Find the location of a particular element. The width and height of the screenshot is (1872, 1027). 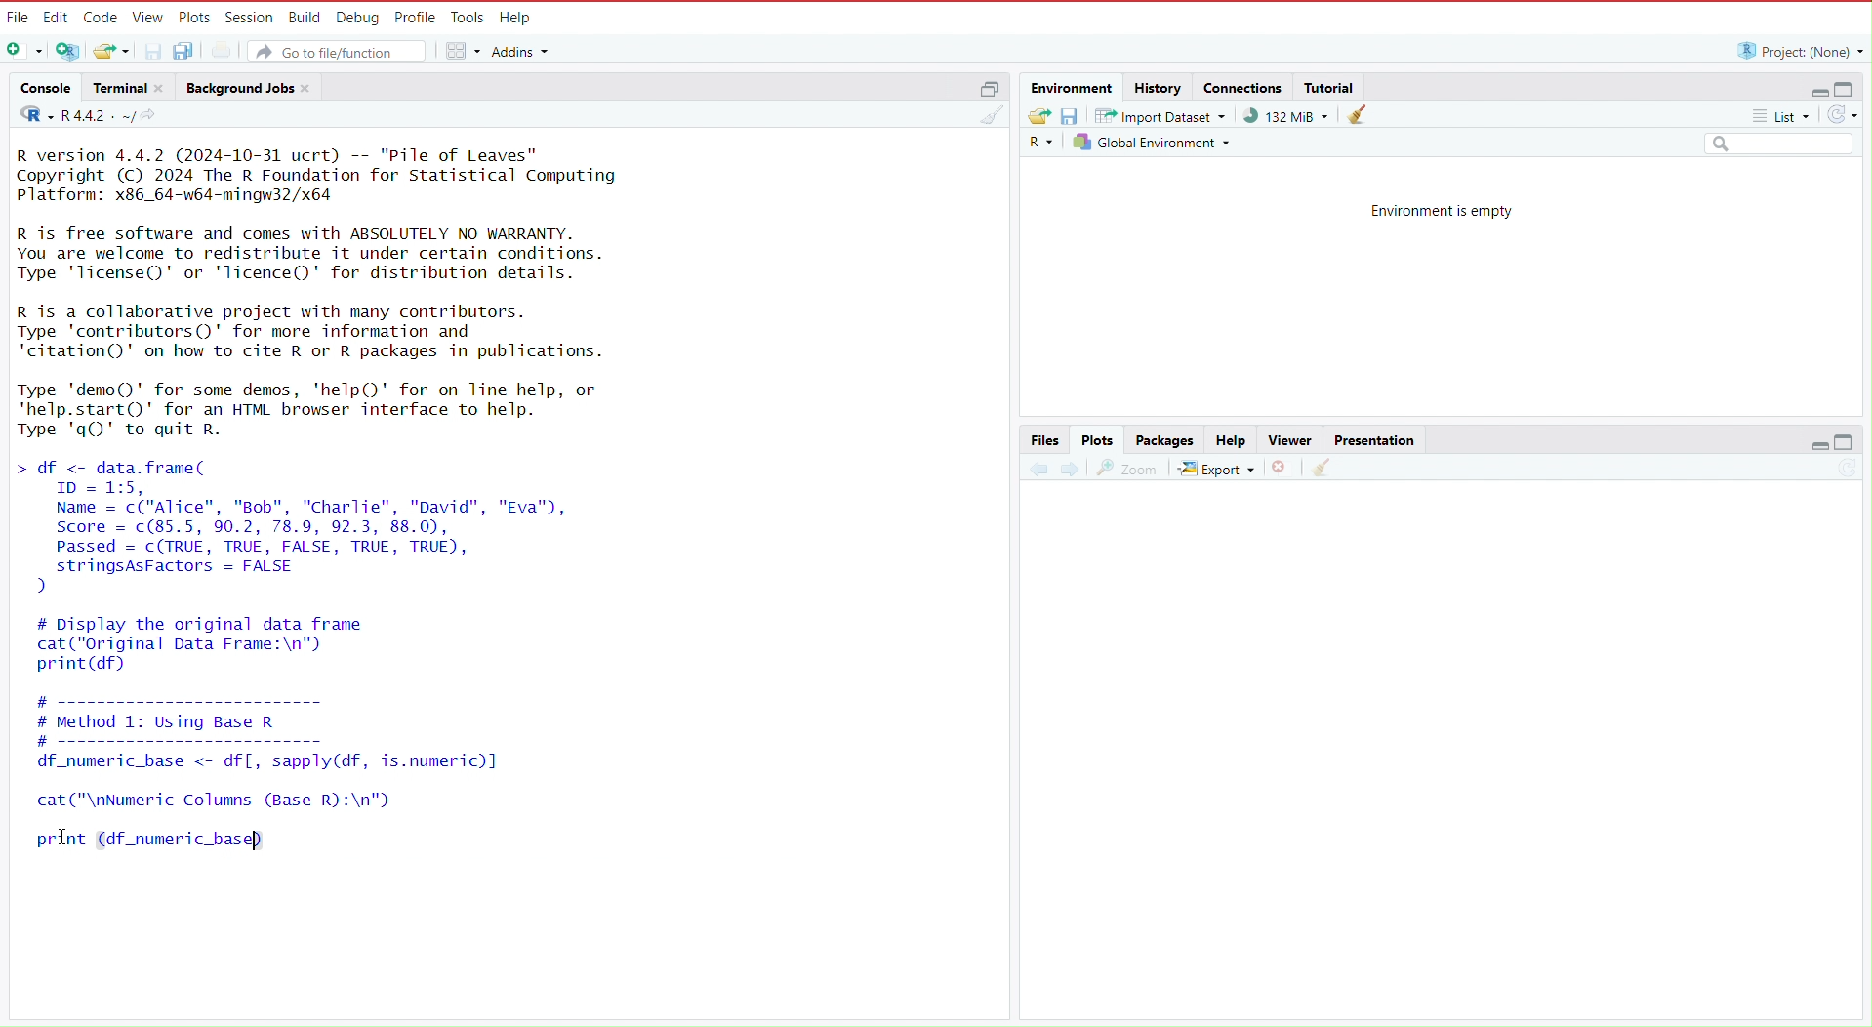

Plots is located at coordinates (1095, 441).